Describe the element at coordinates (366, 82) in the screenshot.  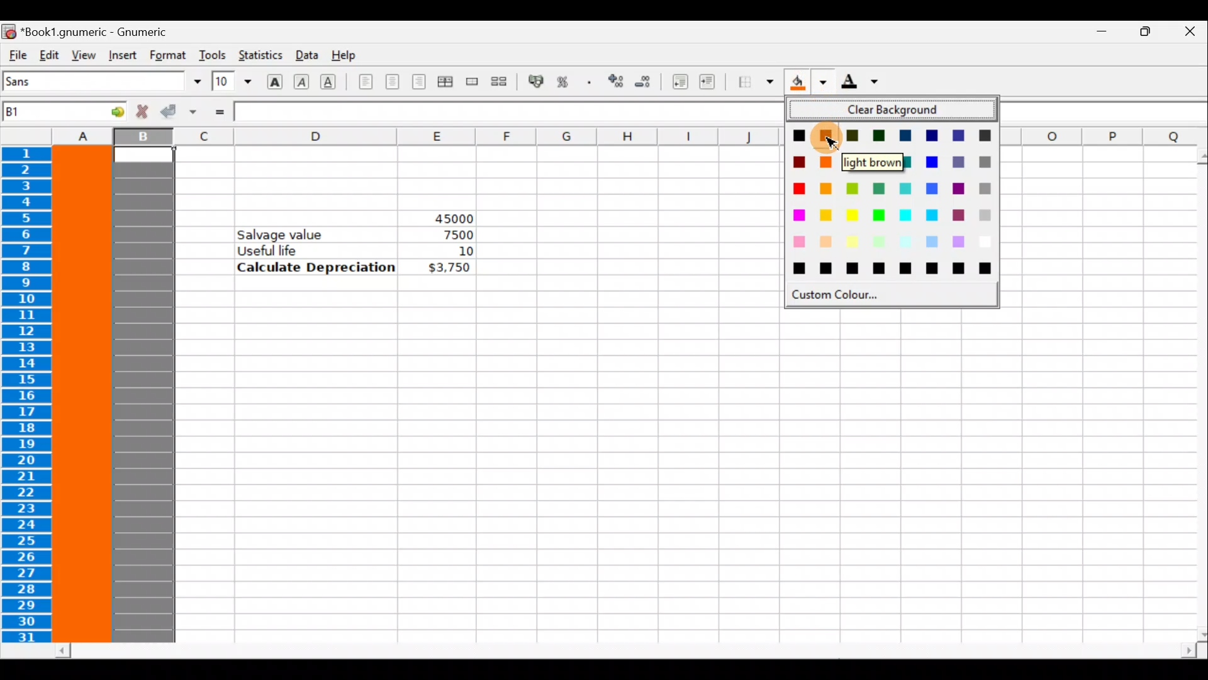
I see `Align left` at that location.